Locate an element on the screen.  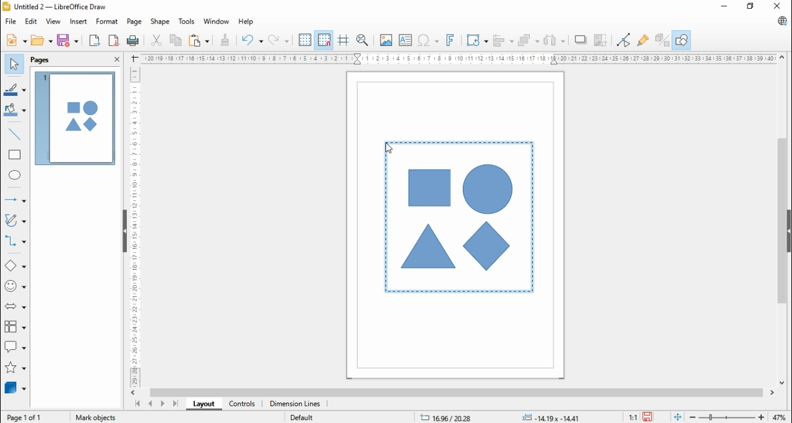
stars and banners is located at coordinates (16, 367).